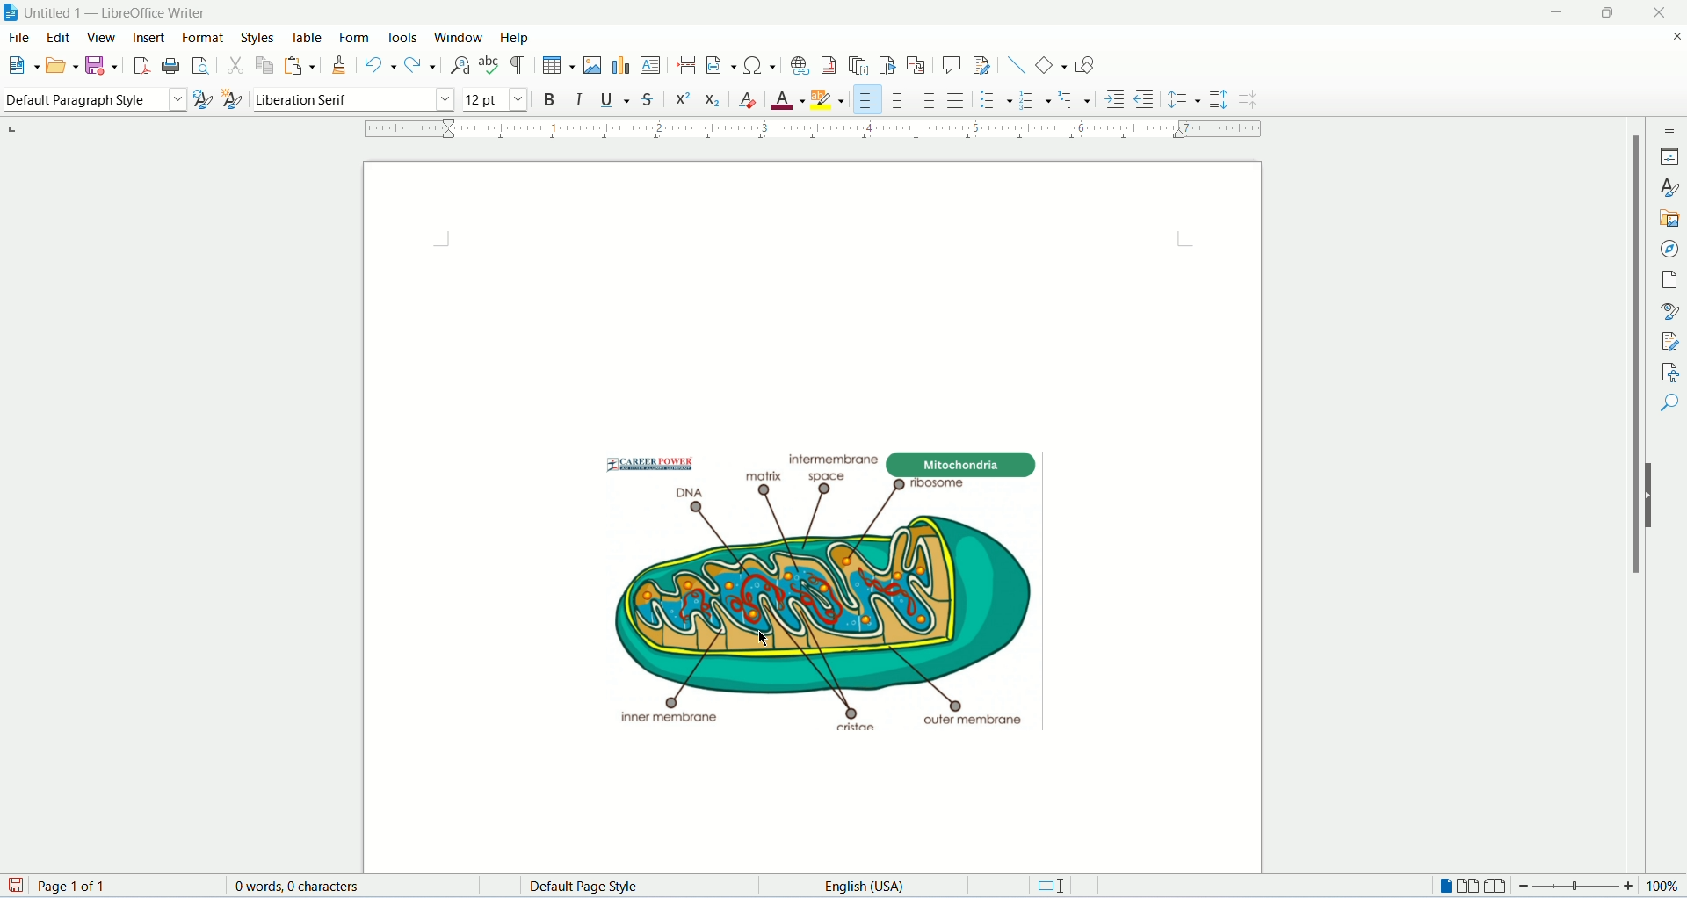 The height and width of the screenshot is (898, 1687). What do you see at coordinates (952, 65) in the screenshot?
I see `insert comment` at bounding box center [952, 65].